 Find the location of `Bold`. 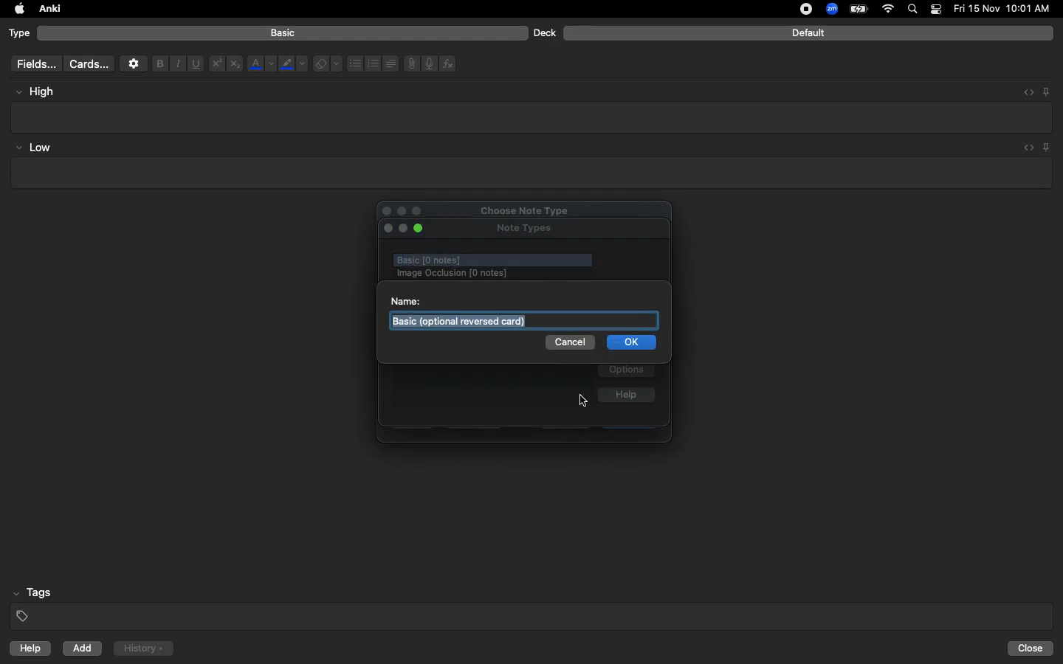

Bold is located at coordinates (159, 63).